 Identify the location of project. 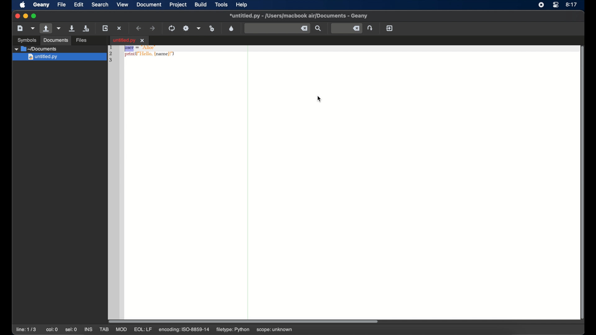
(178, 5).